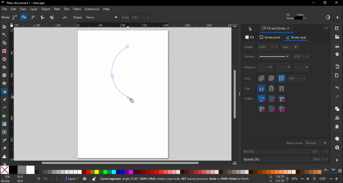  Describe the element at coordinates (4, 157) in the screenshot. I see `tweak tool` at that location.